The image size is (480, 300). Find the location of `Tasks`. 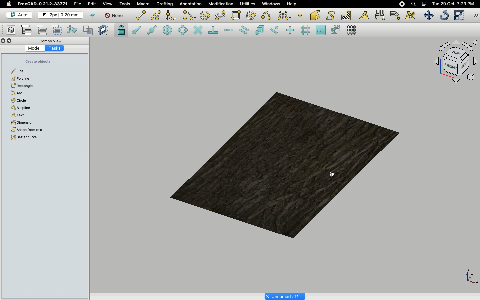

Tasks is located at coordinates (54, 48).